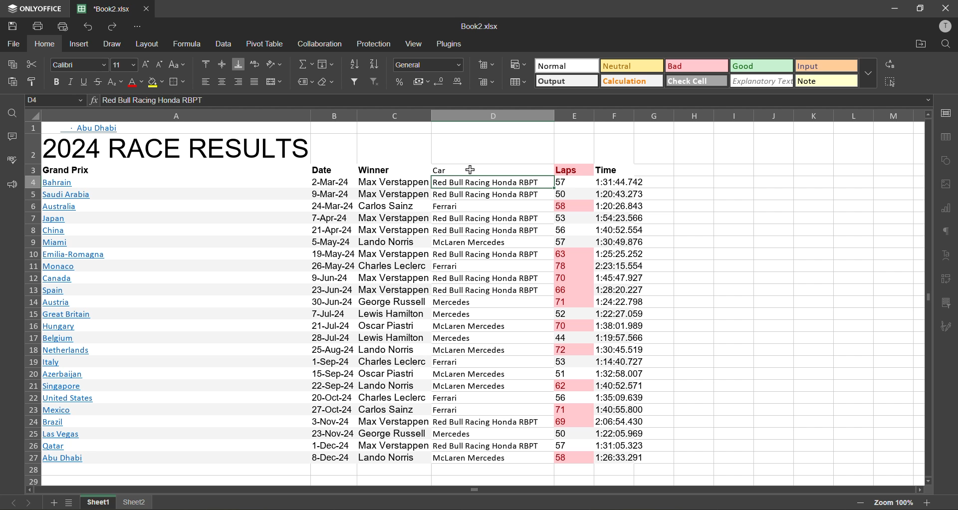 This screenshot has height=510, width=958. Describe the element at coordinates (763, 80) in the screenshot. I see `explanatory text` at that location.